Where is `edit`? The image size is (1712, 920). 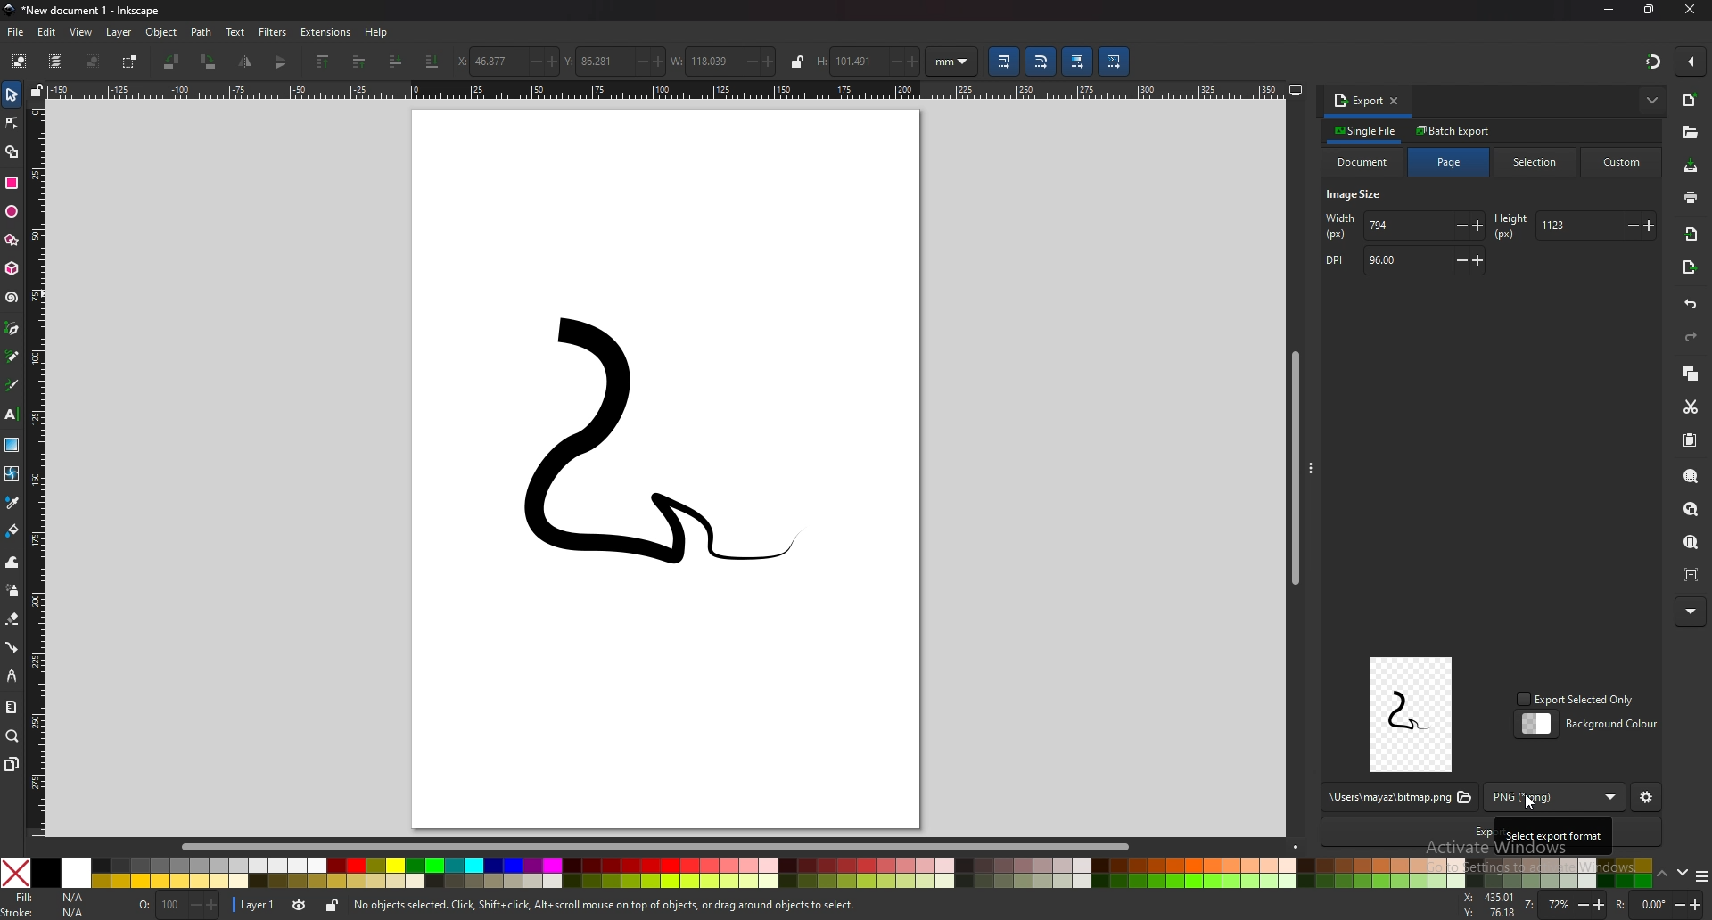
edit is located at coordinates (47, 31).